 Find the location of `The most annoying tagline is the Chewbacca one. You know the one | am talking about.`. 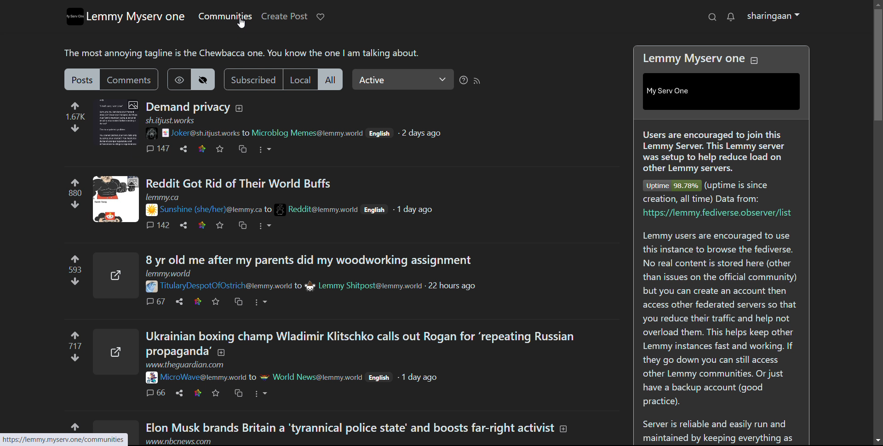

The most annoying tagline is the Chewbacca one. You know the one | am talking about. is located at coordinates (246, 52).